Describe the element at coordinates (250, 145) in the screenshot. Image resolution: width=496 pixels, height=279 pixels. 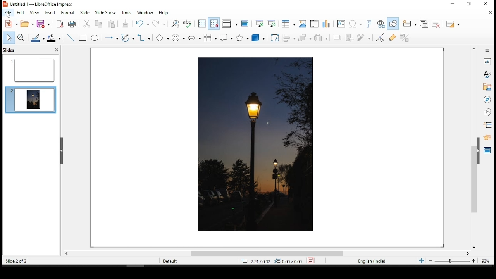
I see `image` at that location.